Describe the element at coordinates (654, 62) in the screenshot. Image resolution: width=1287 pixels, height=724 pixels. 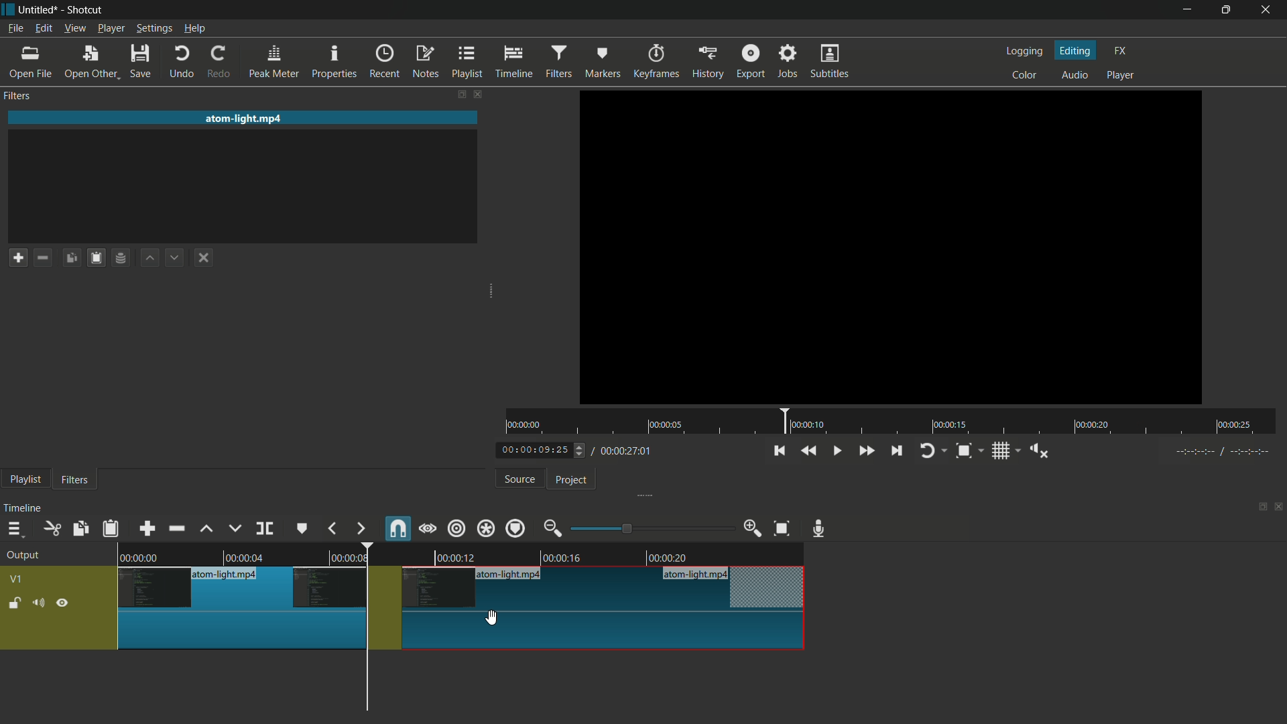
I see `keyframes` at that location.